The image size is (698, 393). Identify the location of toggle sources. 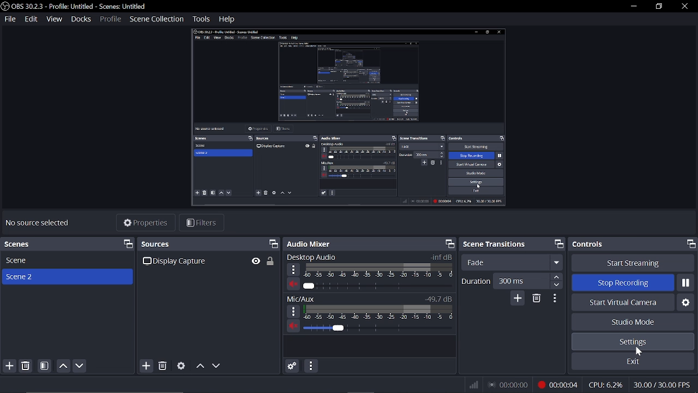
(273, 244).